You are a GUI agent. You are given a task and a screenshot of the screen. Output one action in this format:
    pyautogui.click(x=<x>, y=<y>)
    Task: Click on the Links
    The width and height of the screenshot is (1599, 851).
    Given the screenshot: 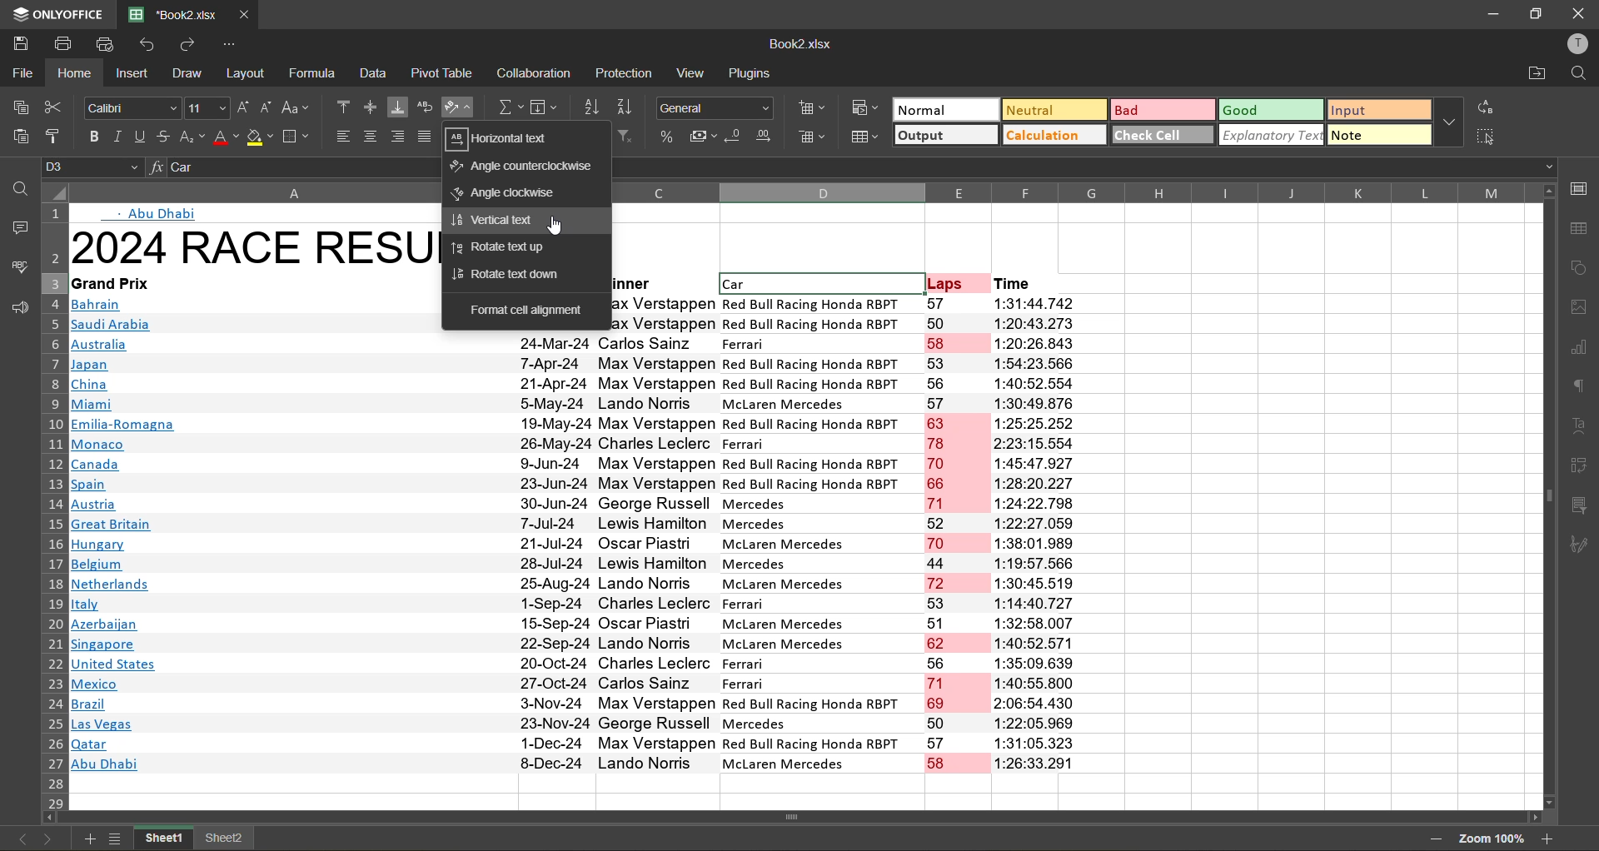 What is the action you would take?
    pyautogui.click(x=124, y=523)
    